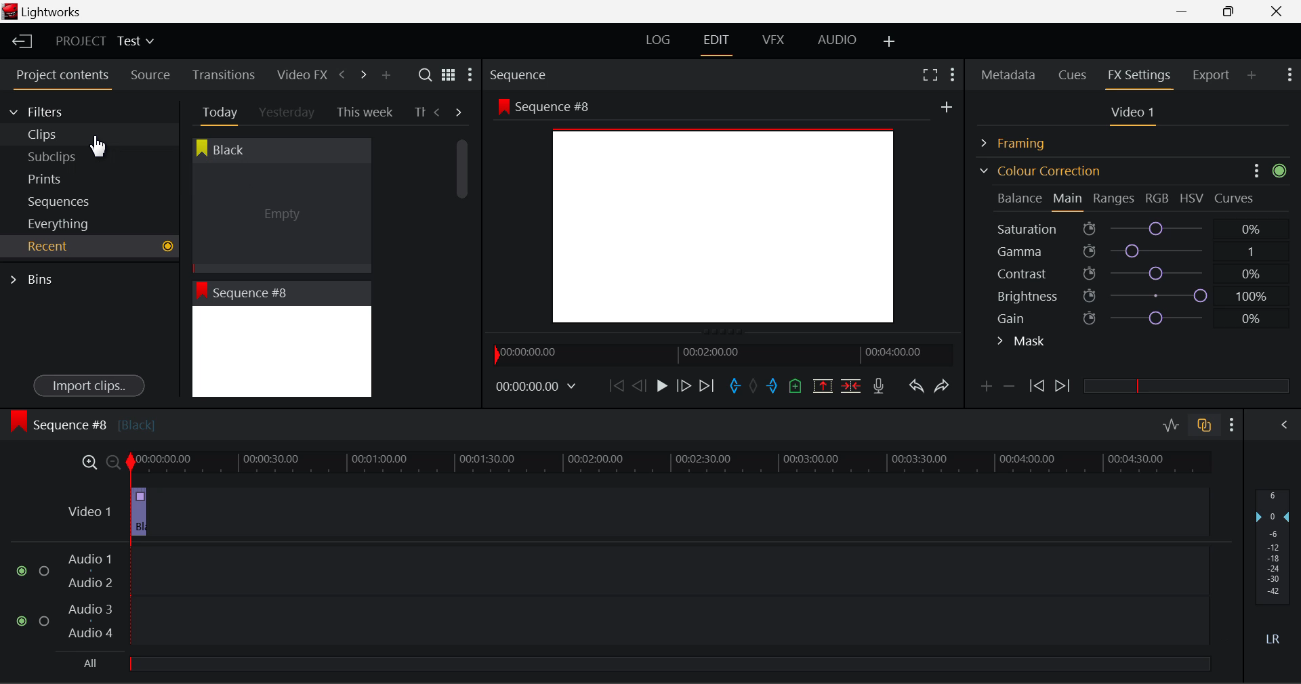  What do you see at coordinates (1074, 73) in the screenshot?
I see `Cues Panel` at bounding box center [1074, 73].